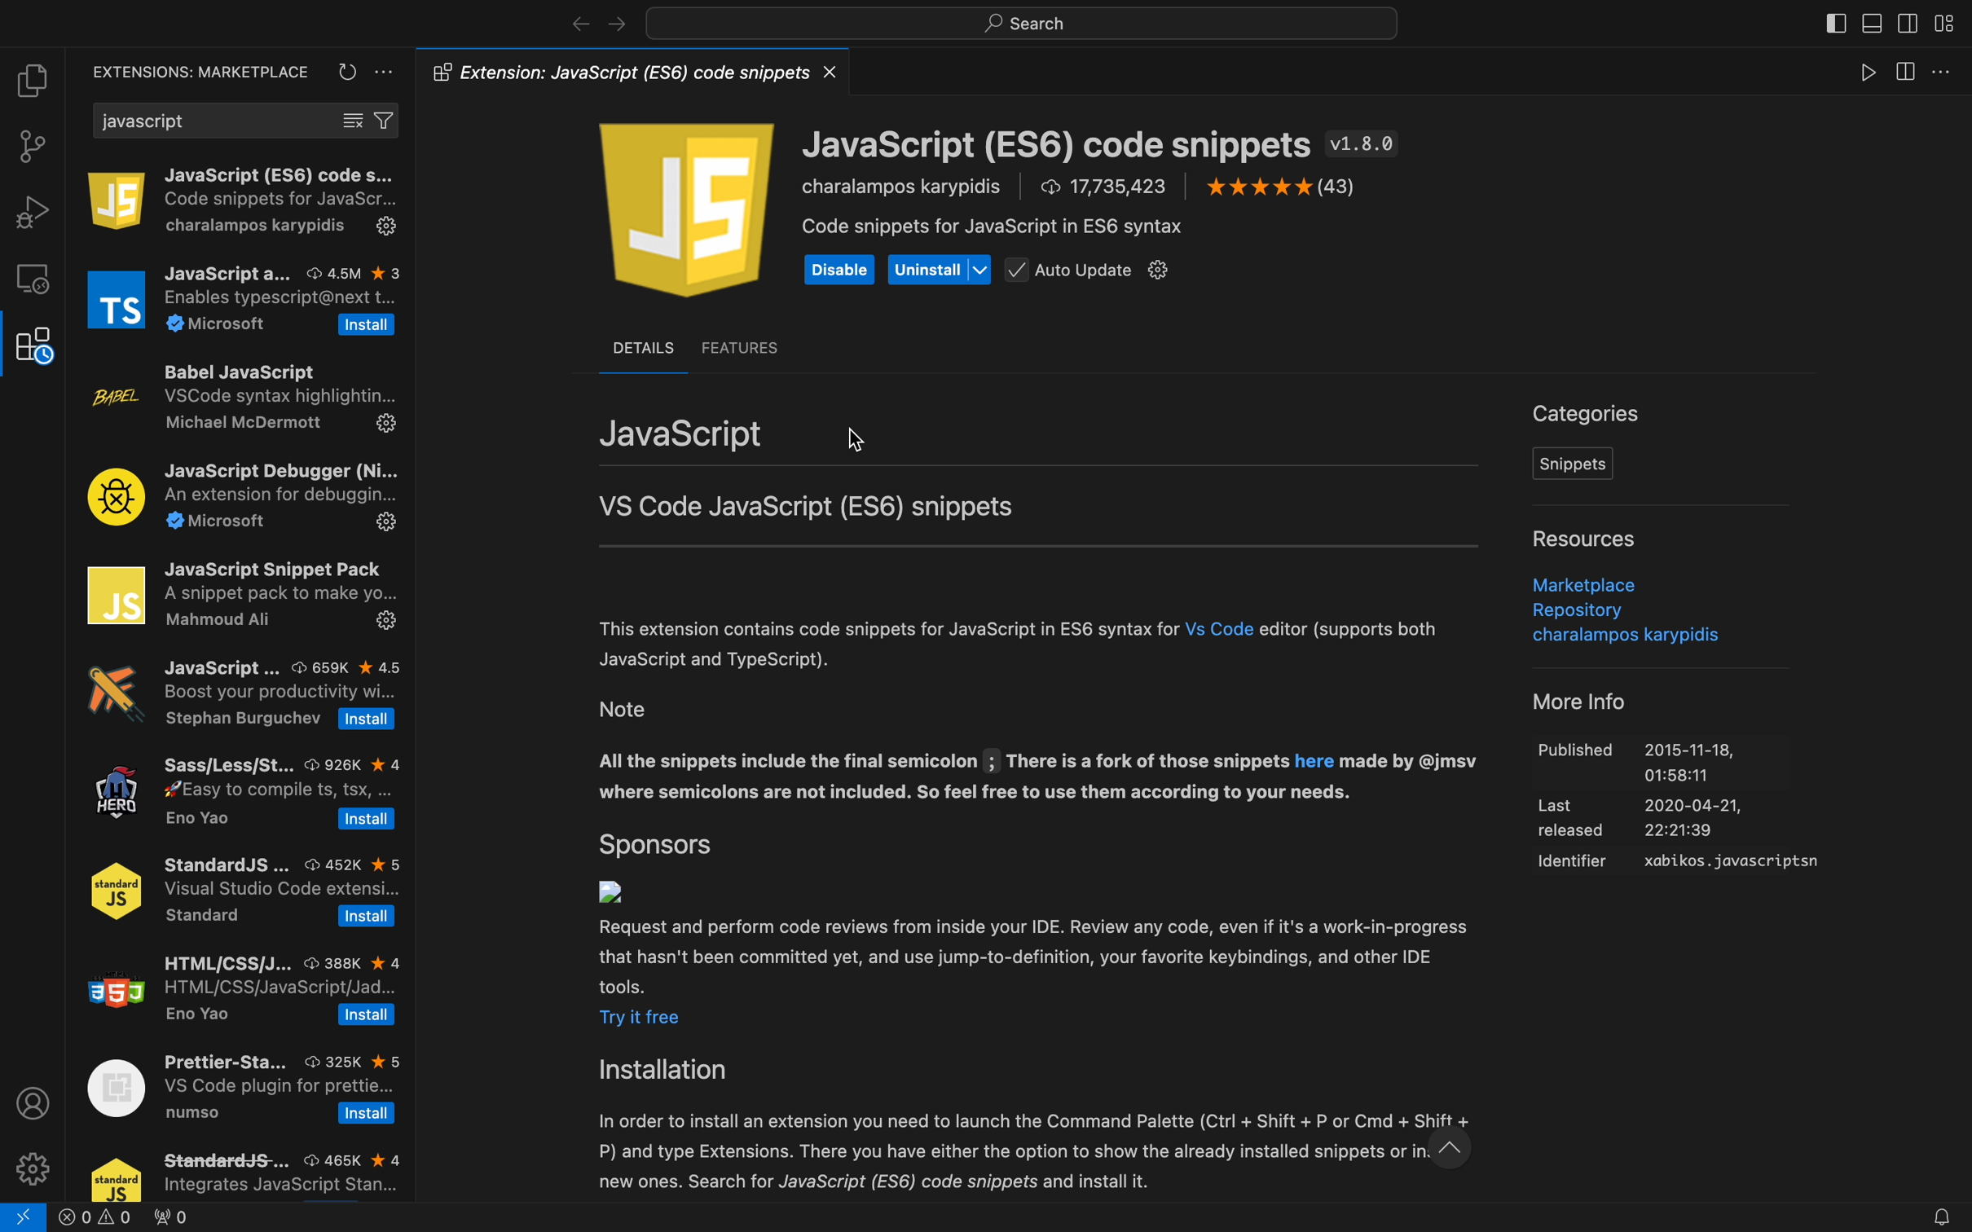 The image size is (1972, 1232). I want to click on HTML/CSS/J... 388K * 4
HTML/CSS/JavaScript/Jad...
Eno Yao Install, so click(238, 986).